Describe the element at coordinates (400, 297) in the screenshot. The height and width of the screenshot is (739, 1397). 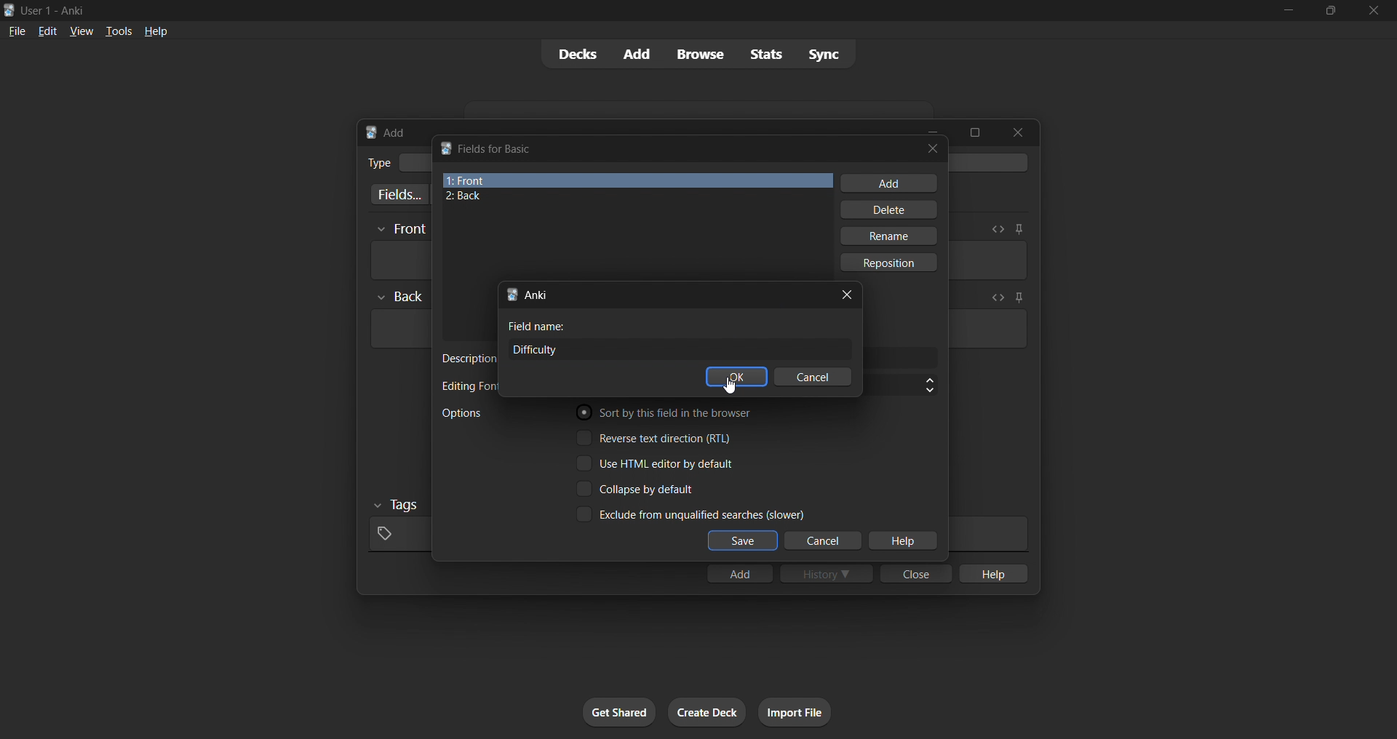
I see `` at that location.